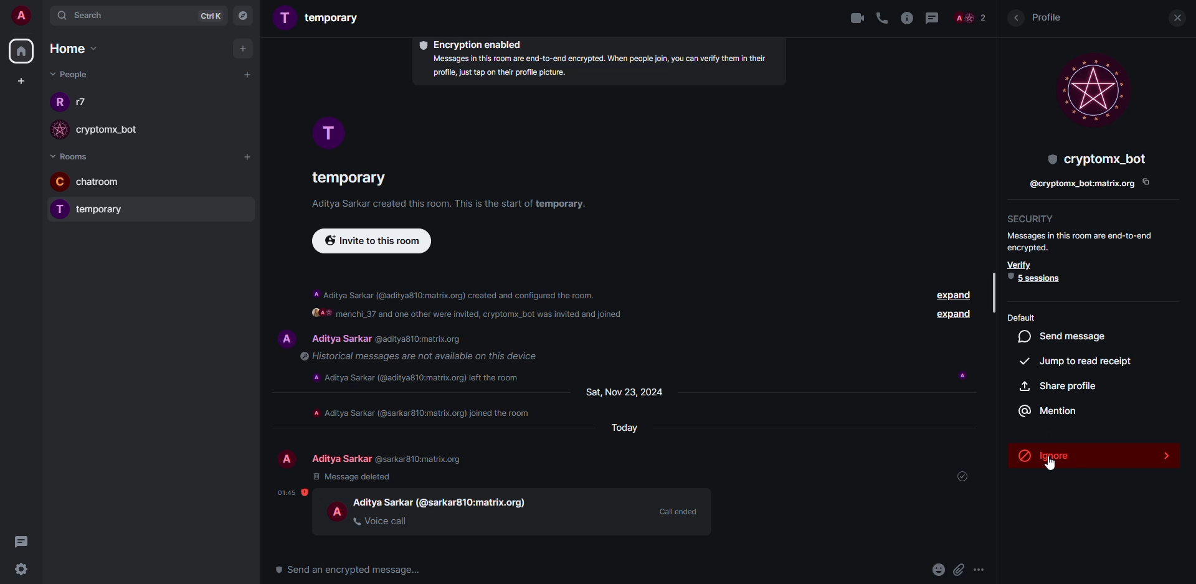  I want to click on add, so click(243, 49).